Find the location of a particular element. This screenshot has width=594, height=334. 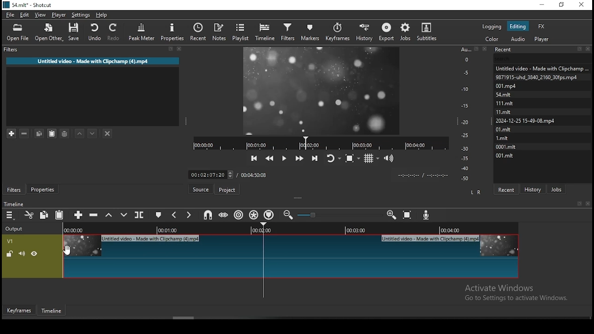

files is located at coordinates (504, 130).